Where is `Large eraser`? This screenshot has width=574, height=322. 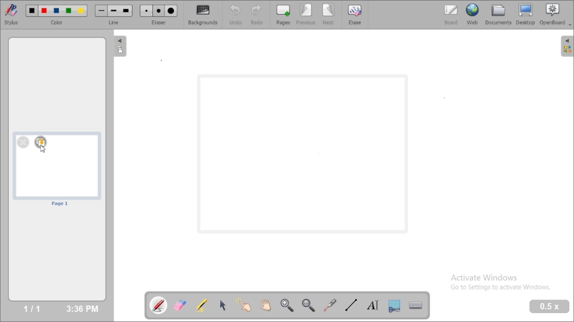 Large eraser is located at coordinates (171, 11).